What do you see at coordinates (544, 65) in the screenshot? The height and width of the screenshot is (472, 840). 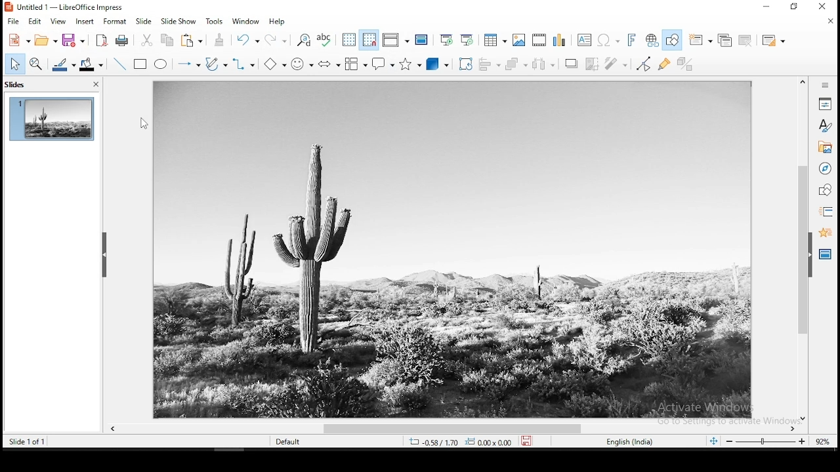 I see `distribute` at bounding box center [544, 65].